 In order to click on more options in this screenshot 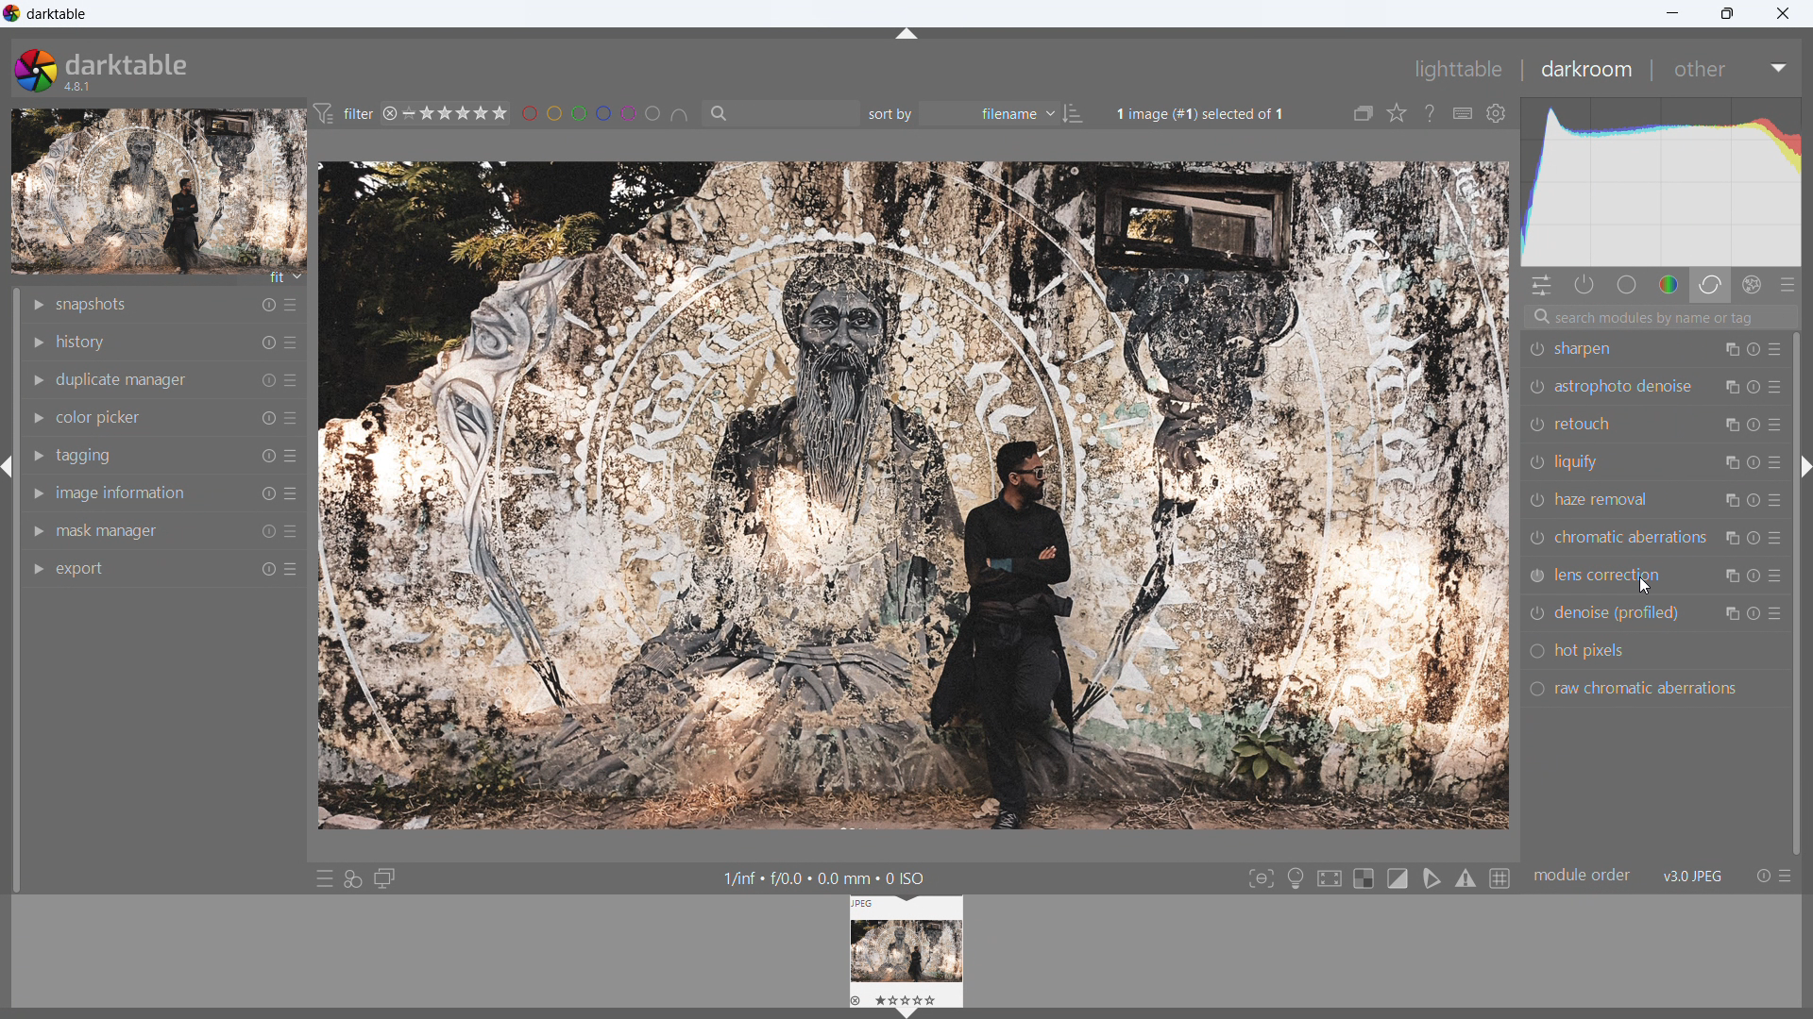, I will do `click(293, 305)`.